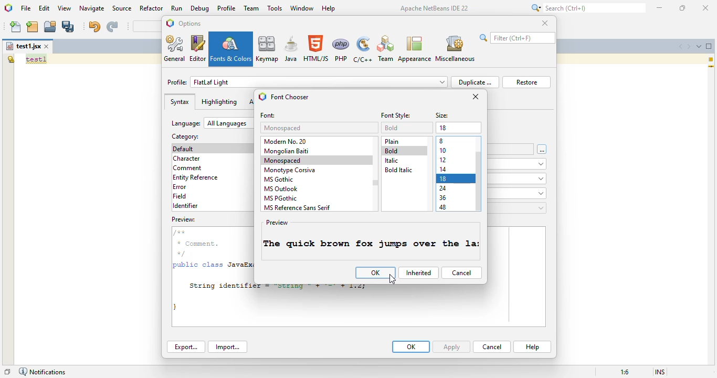 This screenshot has width=717, height=378. What do you see at coordinates (418, 272) in the screenshot?
I see `inherited` at bounding box center [418, 272].